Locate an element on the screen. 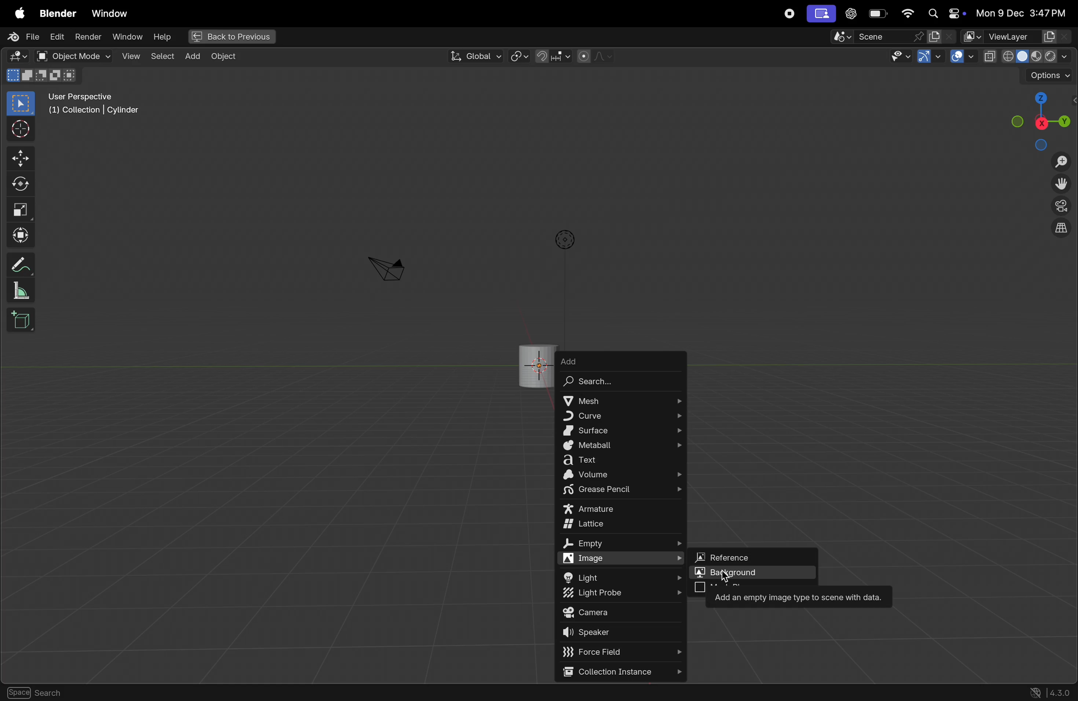 This screenshot has width=1078, height=701. empty is located at coordinates (620, 544).